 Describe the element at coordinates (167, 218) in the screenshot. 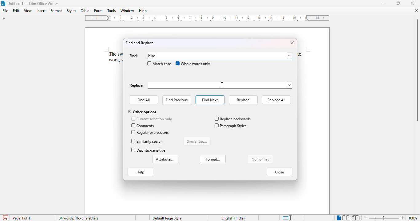

I see `Default page style` at that location.